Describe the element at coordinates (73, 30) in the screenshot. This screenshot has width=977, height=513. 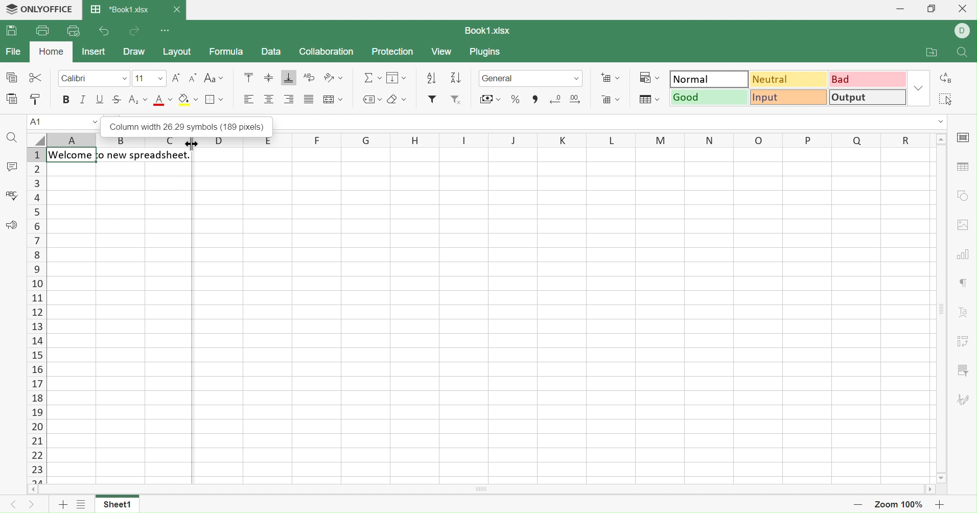
I see `Quick Print` at that location.